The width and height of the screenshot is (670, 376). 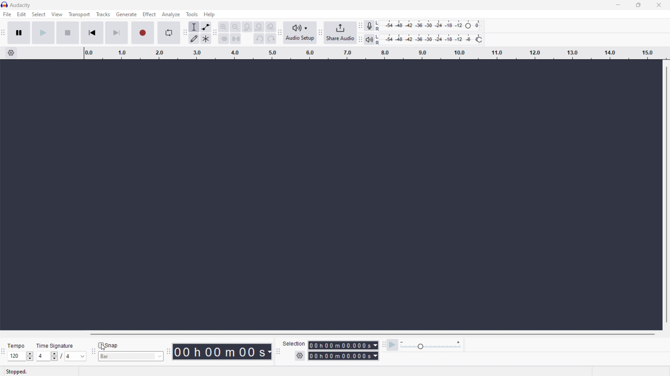 I want to click on envelop tool, so click(x=206, y=27).